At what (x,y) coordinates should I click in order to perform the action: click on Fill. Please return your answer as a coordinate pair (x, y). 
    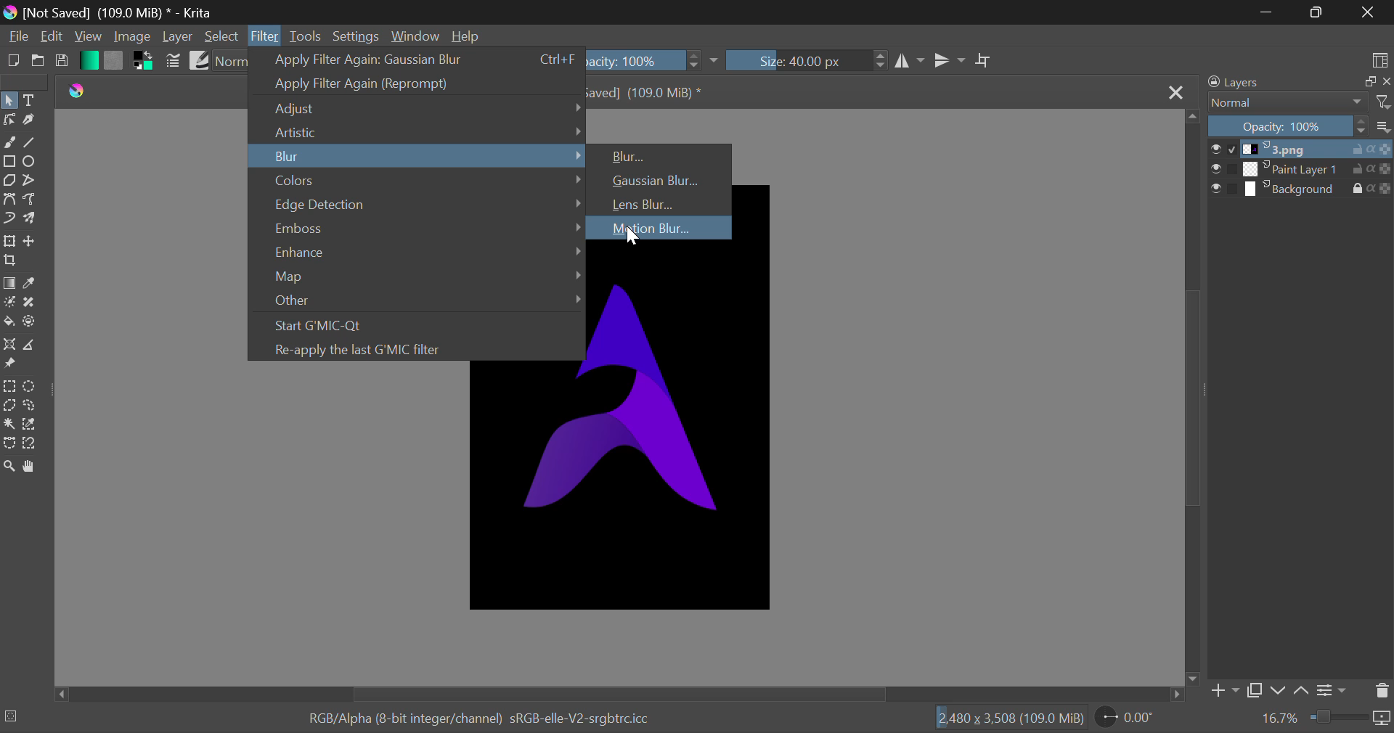
    Looking at the image, I should click on (9, 321).